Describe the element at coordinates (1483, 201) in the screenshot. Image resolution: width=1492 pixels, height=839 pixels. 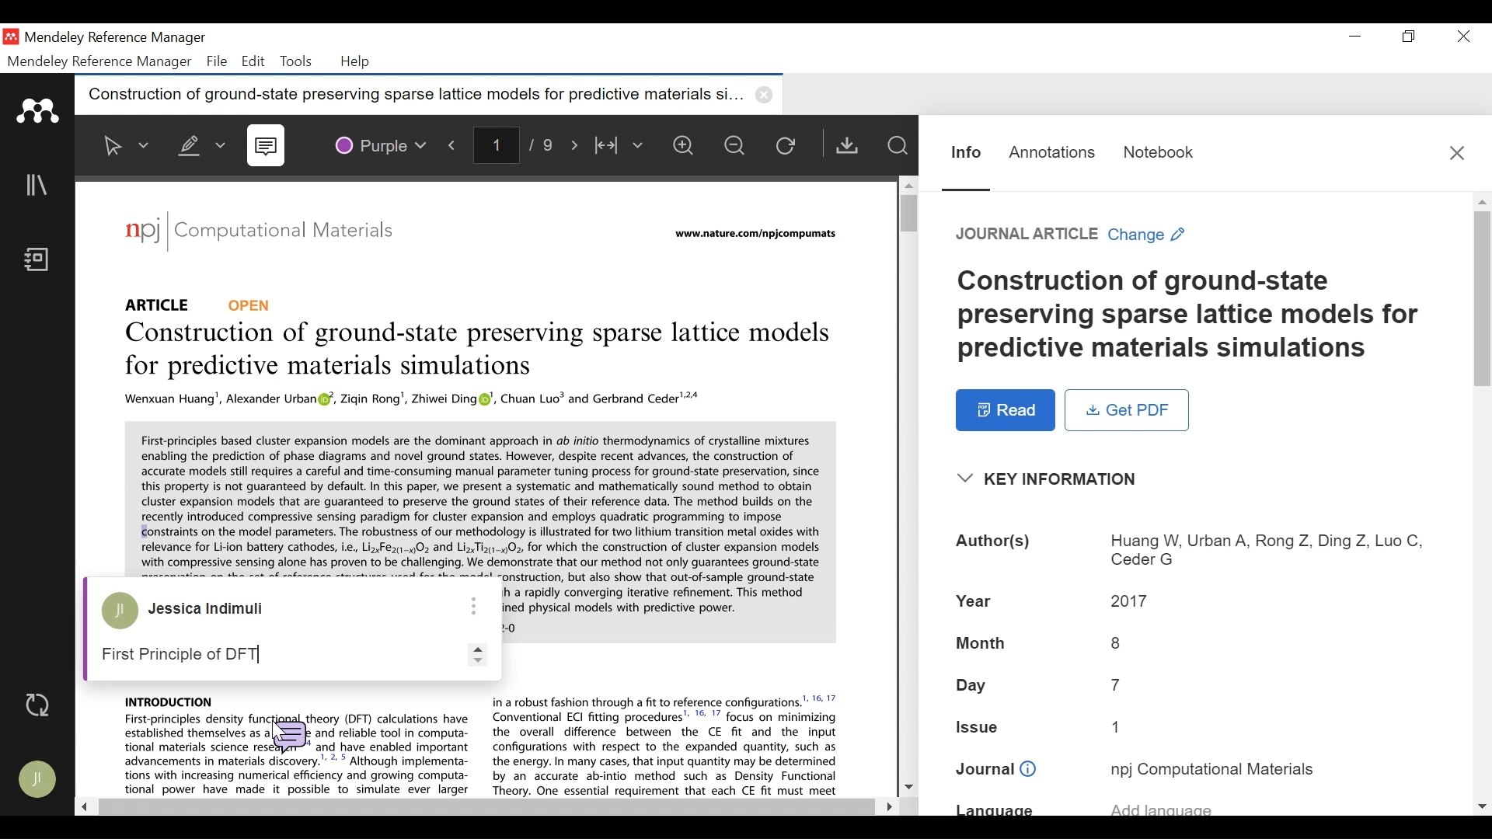
I see `Scroll up` at that location.